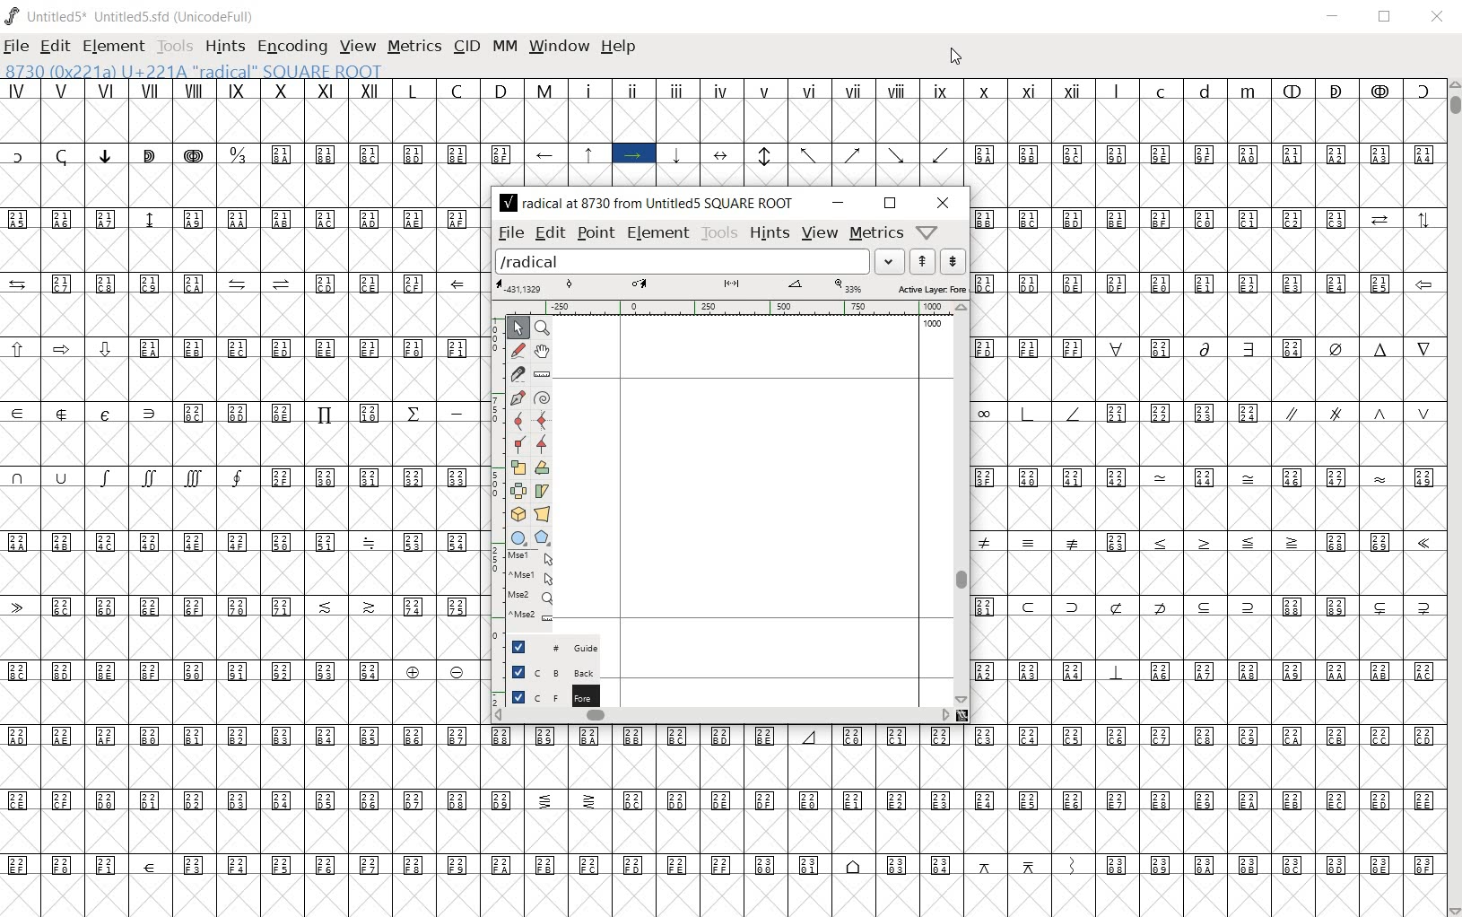 This screenshot has height=917, width=1462. I want to click on RESTORE DOWN, so click(1386, 17).